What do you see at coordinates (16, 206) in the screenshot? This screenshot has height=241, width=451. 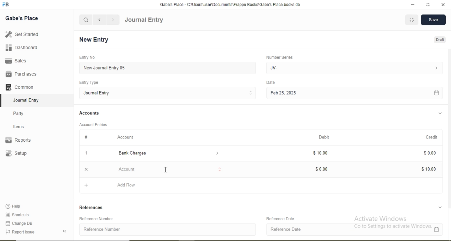 I see `Help` at bounding box center [16, 206].